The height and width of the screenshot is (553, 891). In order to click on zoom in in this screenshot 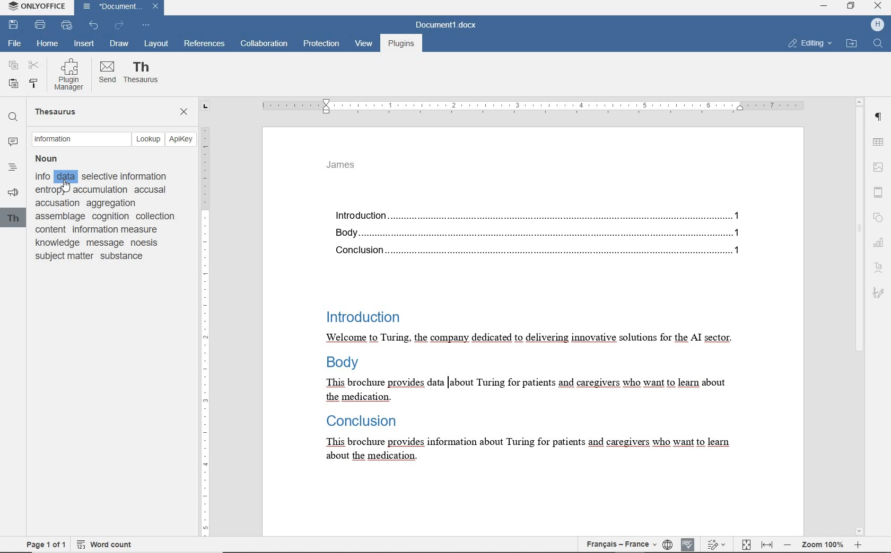, I will do `click(860, 545)`.